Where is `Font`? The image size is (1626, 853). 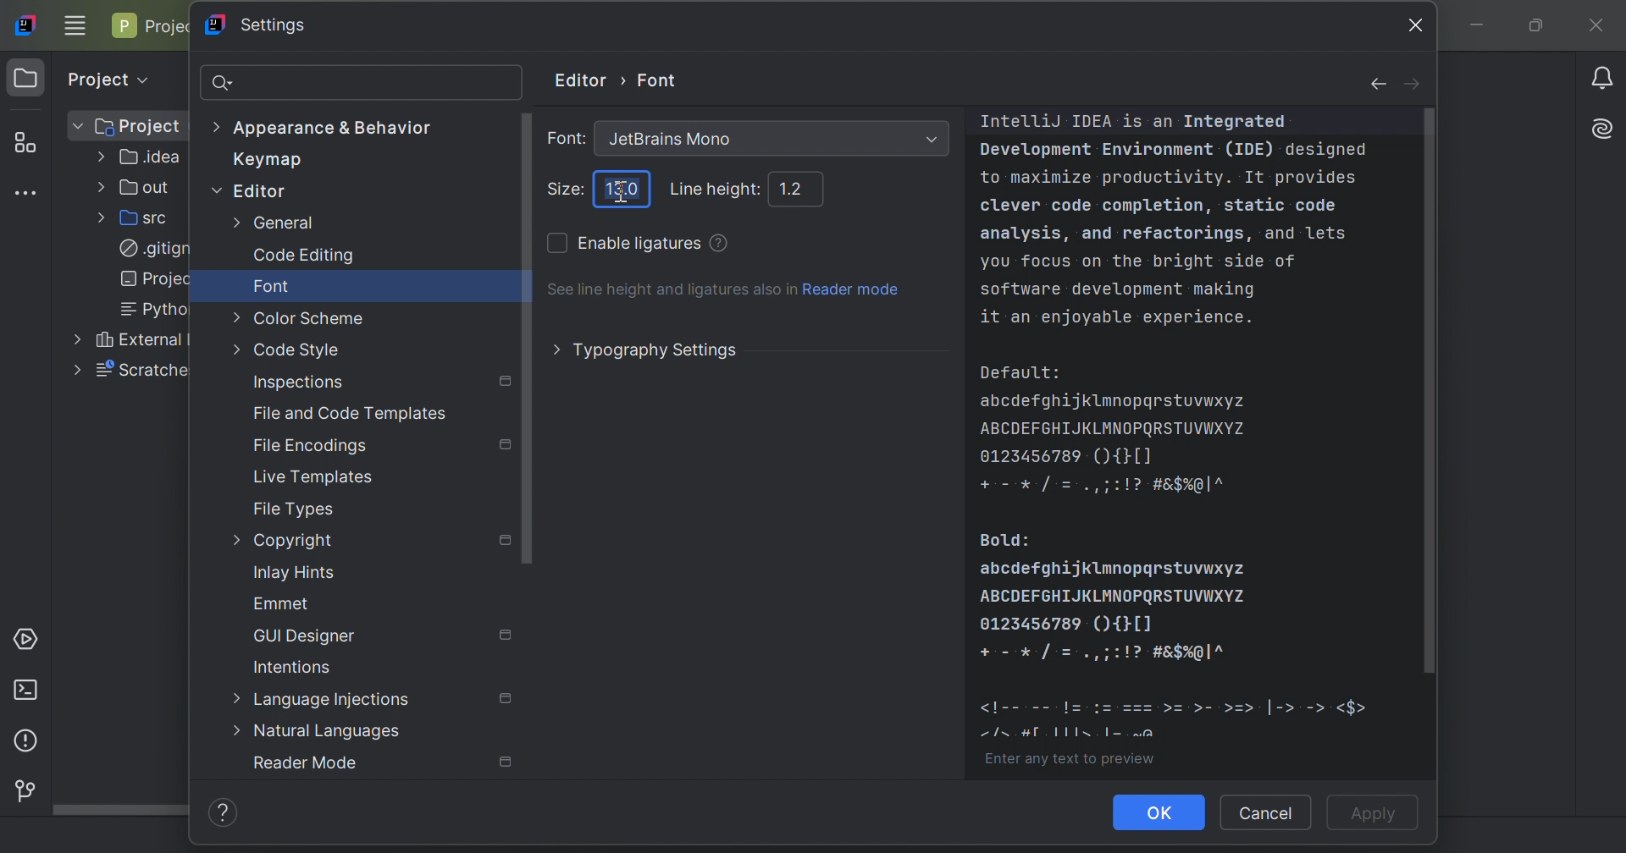
Font is located at coordinates (273, 284).